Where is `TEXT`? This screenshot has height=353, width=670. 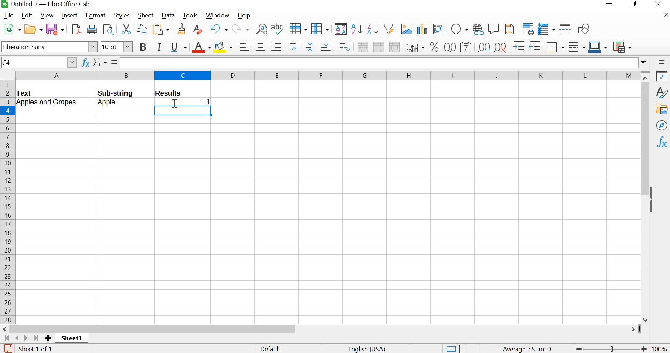 TEXT is located at coordinates (27, 93).